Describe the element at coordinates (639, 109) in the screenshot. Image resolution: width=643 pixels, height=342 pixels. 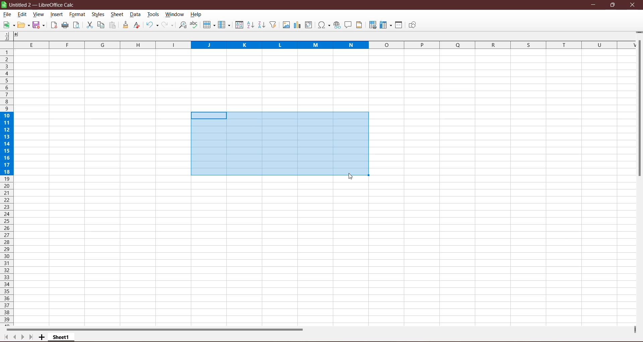
I see `Vertical Scroll Bar` at that location.